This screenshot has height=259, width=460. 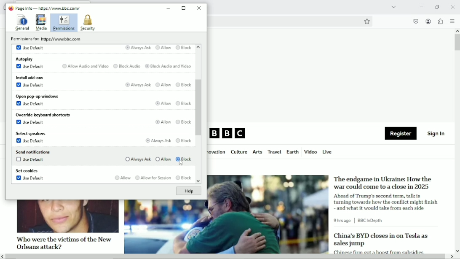 What do you see at coordinates (122, 178) in the screenshot?
I see `Allow` at bounding box center [122, 178].